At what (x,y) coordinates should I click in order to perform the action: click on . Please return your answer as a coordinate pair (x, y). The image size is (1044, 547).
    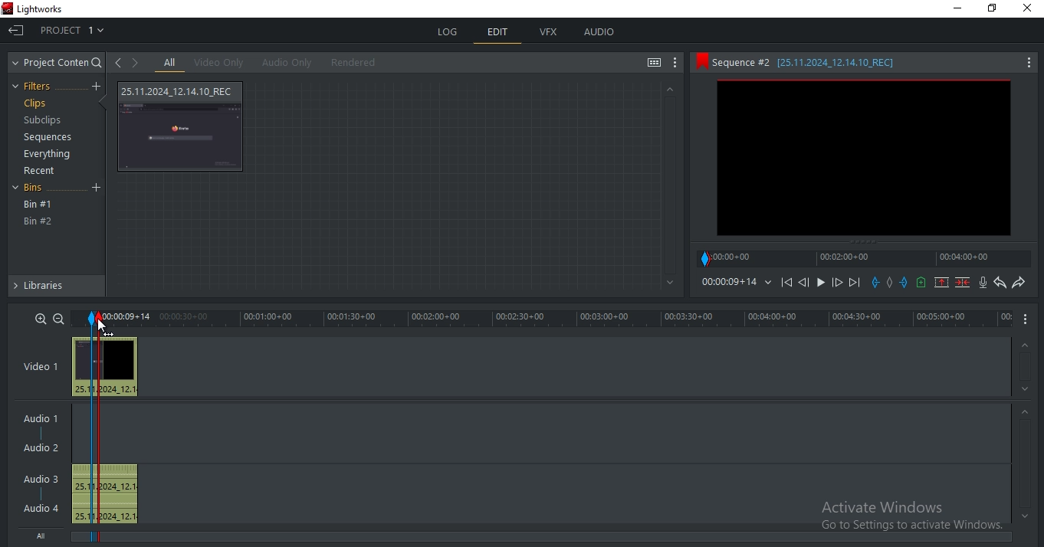
    Looking at the image, I should click on (135, 64).